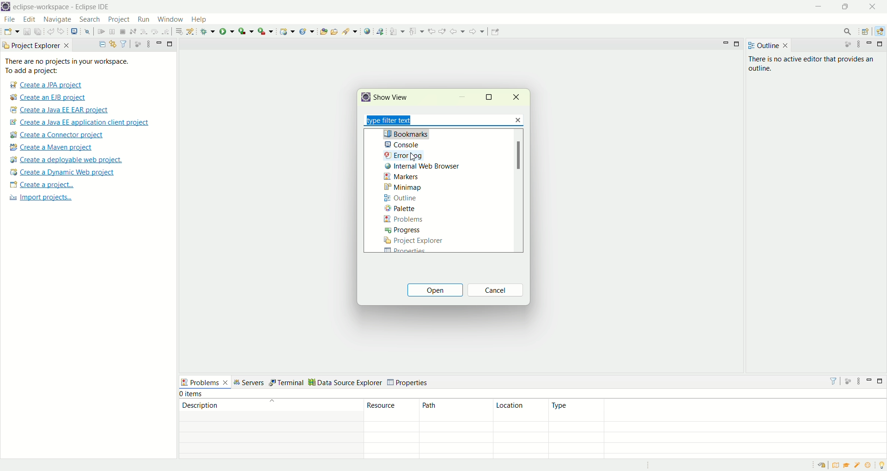 This screenshot has height=471, width=887. What do you see at coordinates (8, 19) in the screenshot?
I see `file` at bounding box center [8, 19].